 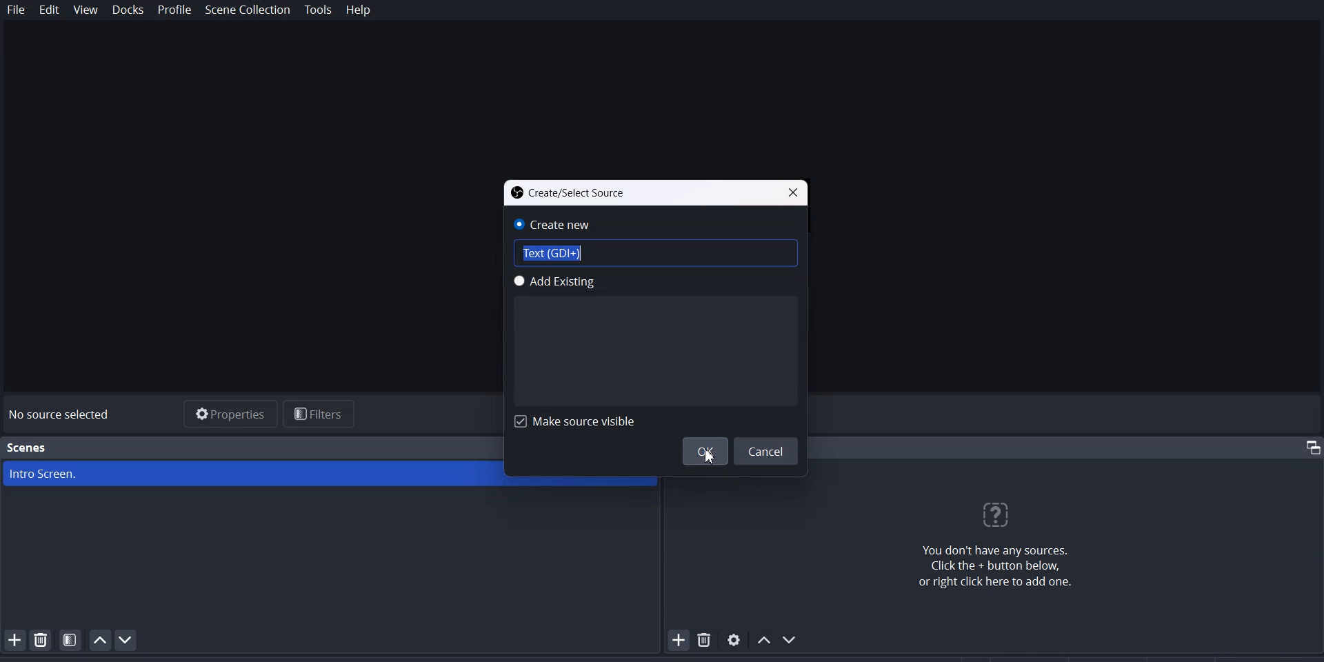 I want to click on OK, so click(x=703, y=451).